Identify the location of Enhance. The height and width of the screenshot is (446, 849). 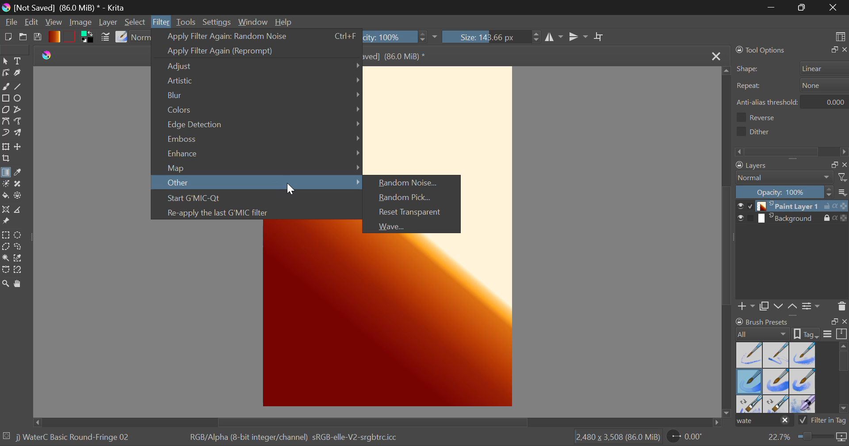
(257, 154).